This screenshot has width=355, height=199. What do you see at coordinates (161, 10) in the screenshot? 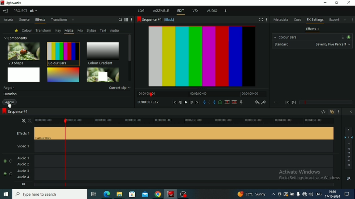
I see `Assemble` at bounding box center [161, 10].